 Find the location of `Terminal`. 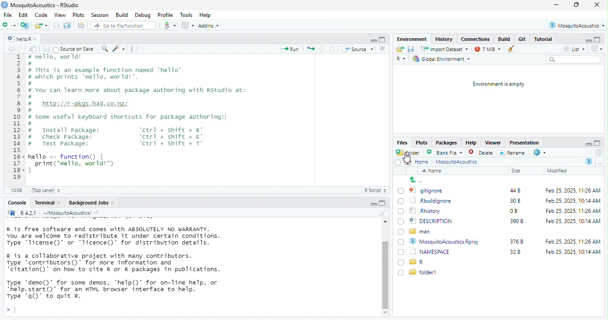

Terminal is located at coordinates (44, 203).